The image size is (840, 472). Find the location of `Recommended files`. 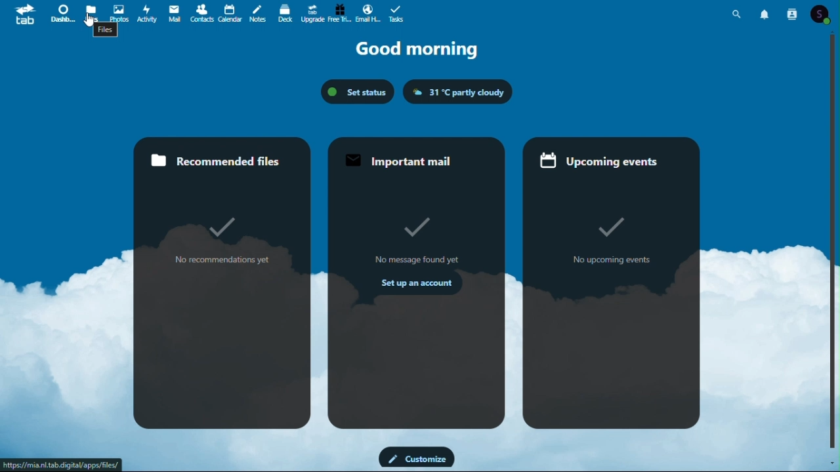

Recommended files is located at coordinates (221, 161).